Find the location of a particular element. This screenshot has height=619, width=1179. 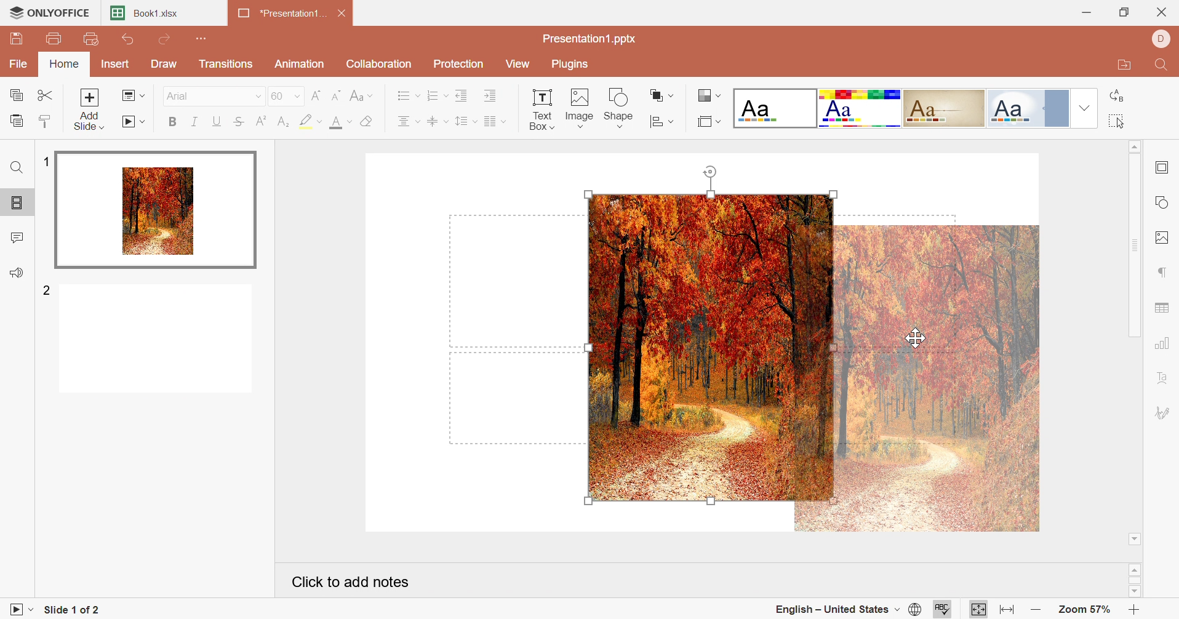

Chart settings is located at coordinates (1161, 343).